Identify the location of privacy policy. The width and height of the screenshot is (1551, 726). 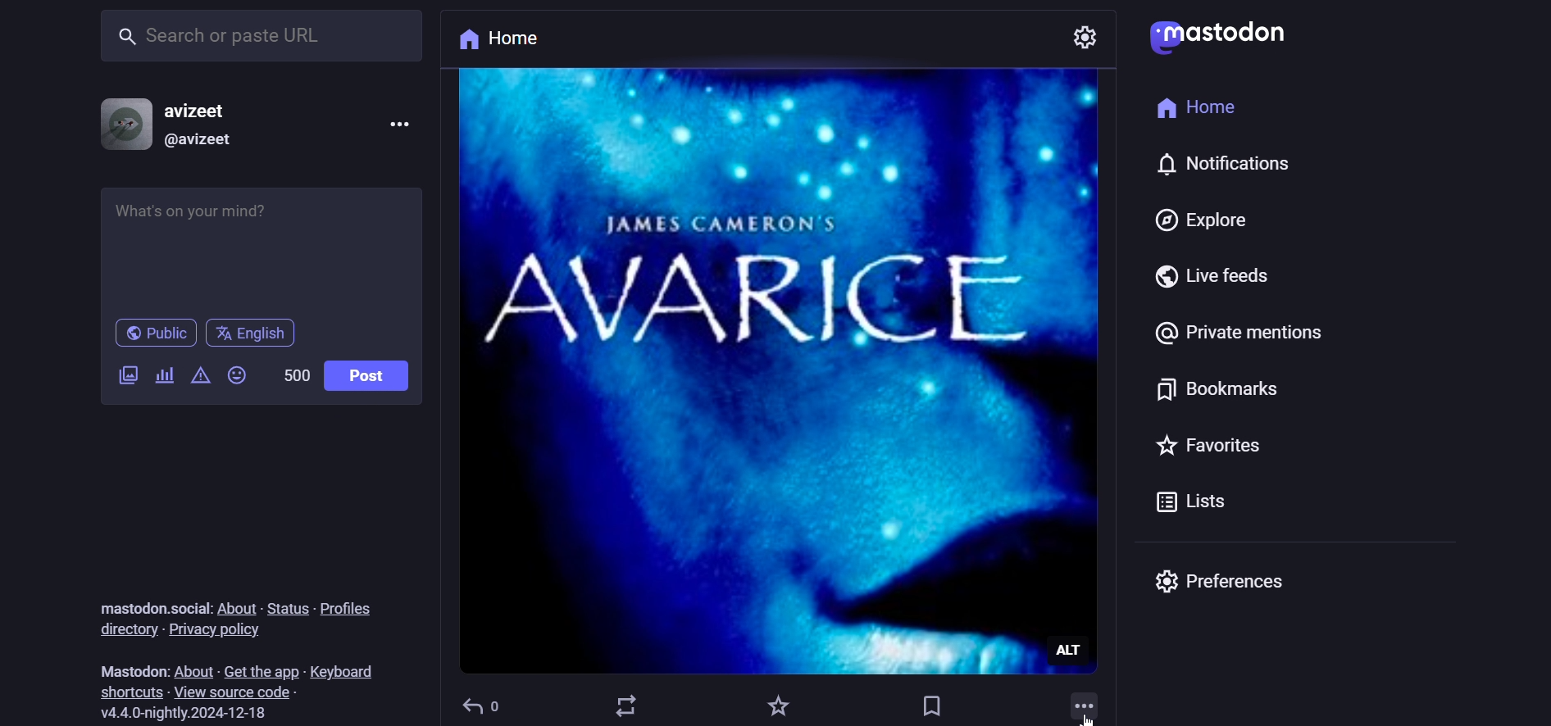
(219, 629).